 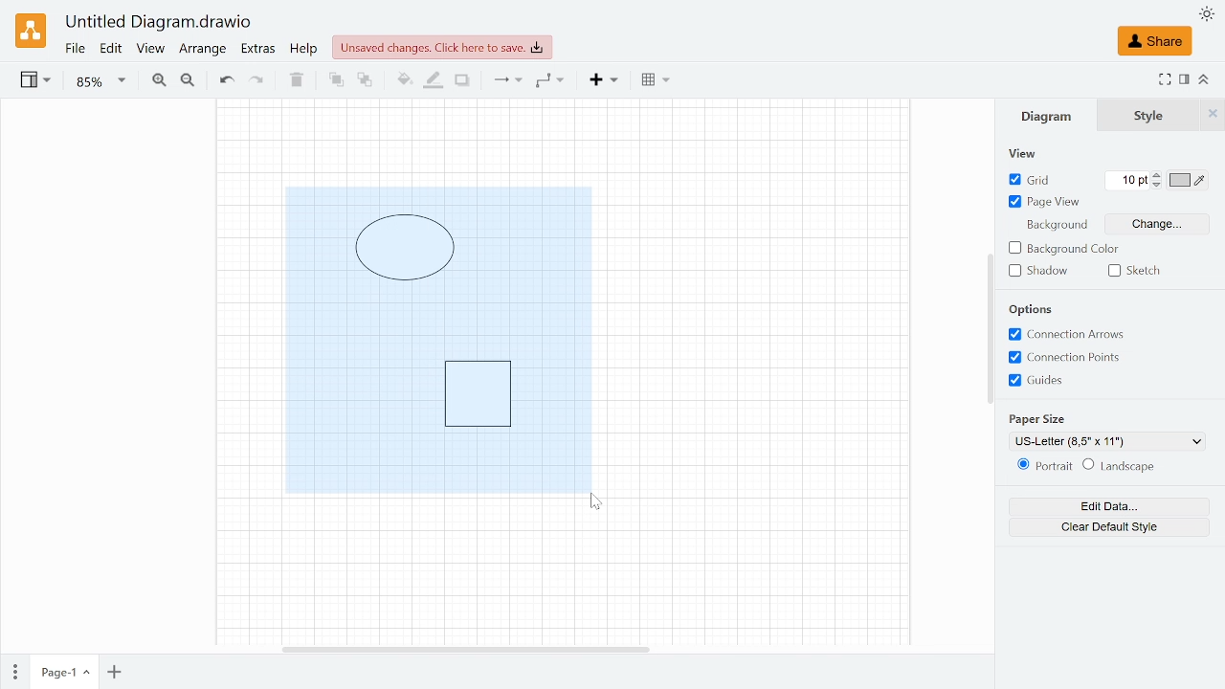 What do you see at coordinates (1109, 506) in the screenshot?
I see `Edit data` at bounding box center [1109, 506].